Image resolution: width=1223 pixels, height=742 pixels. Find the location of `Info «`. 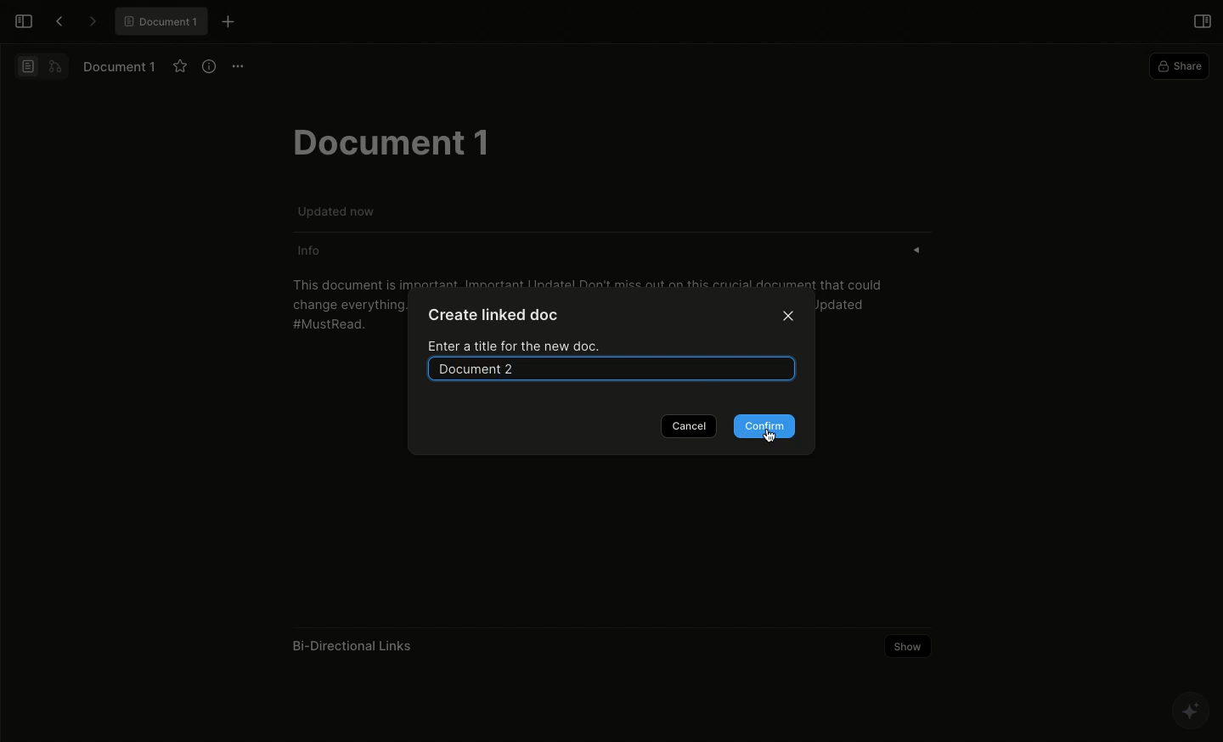

Info « is located at coordinates (626, 251).